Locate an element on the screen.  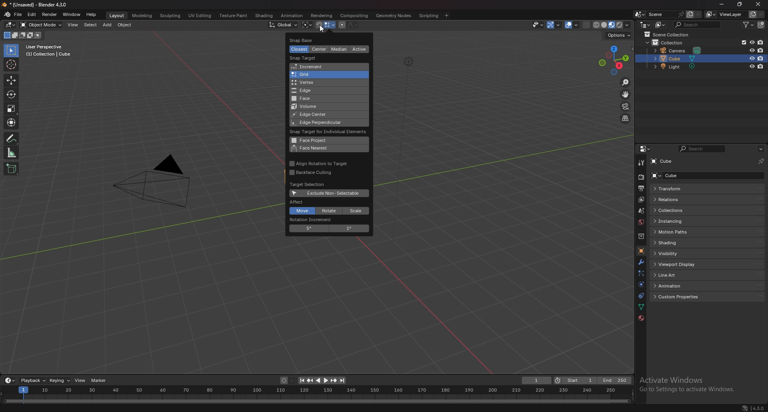
view is located at coordinates (73, 26).